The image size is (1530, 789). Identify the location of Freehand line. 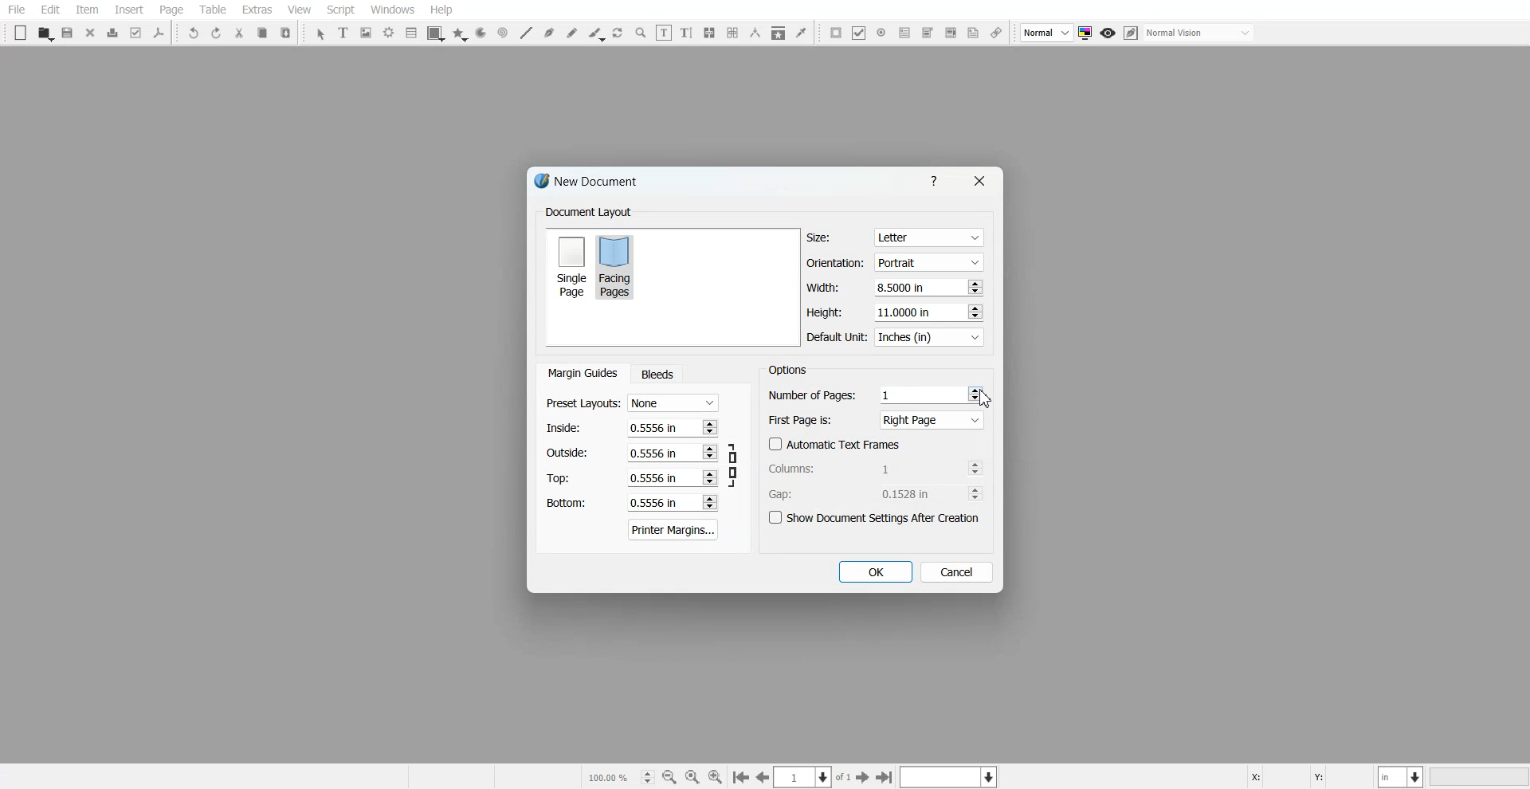
(572, 33).